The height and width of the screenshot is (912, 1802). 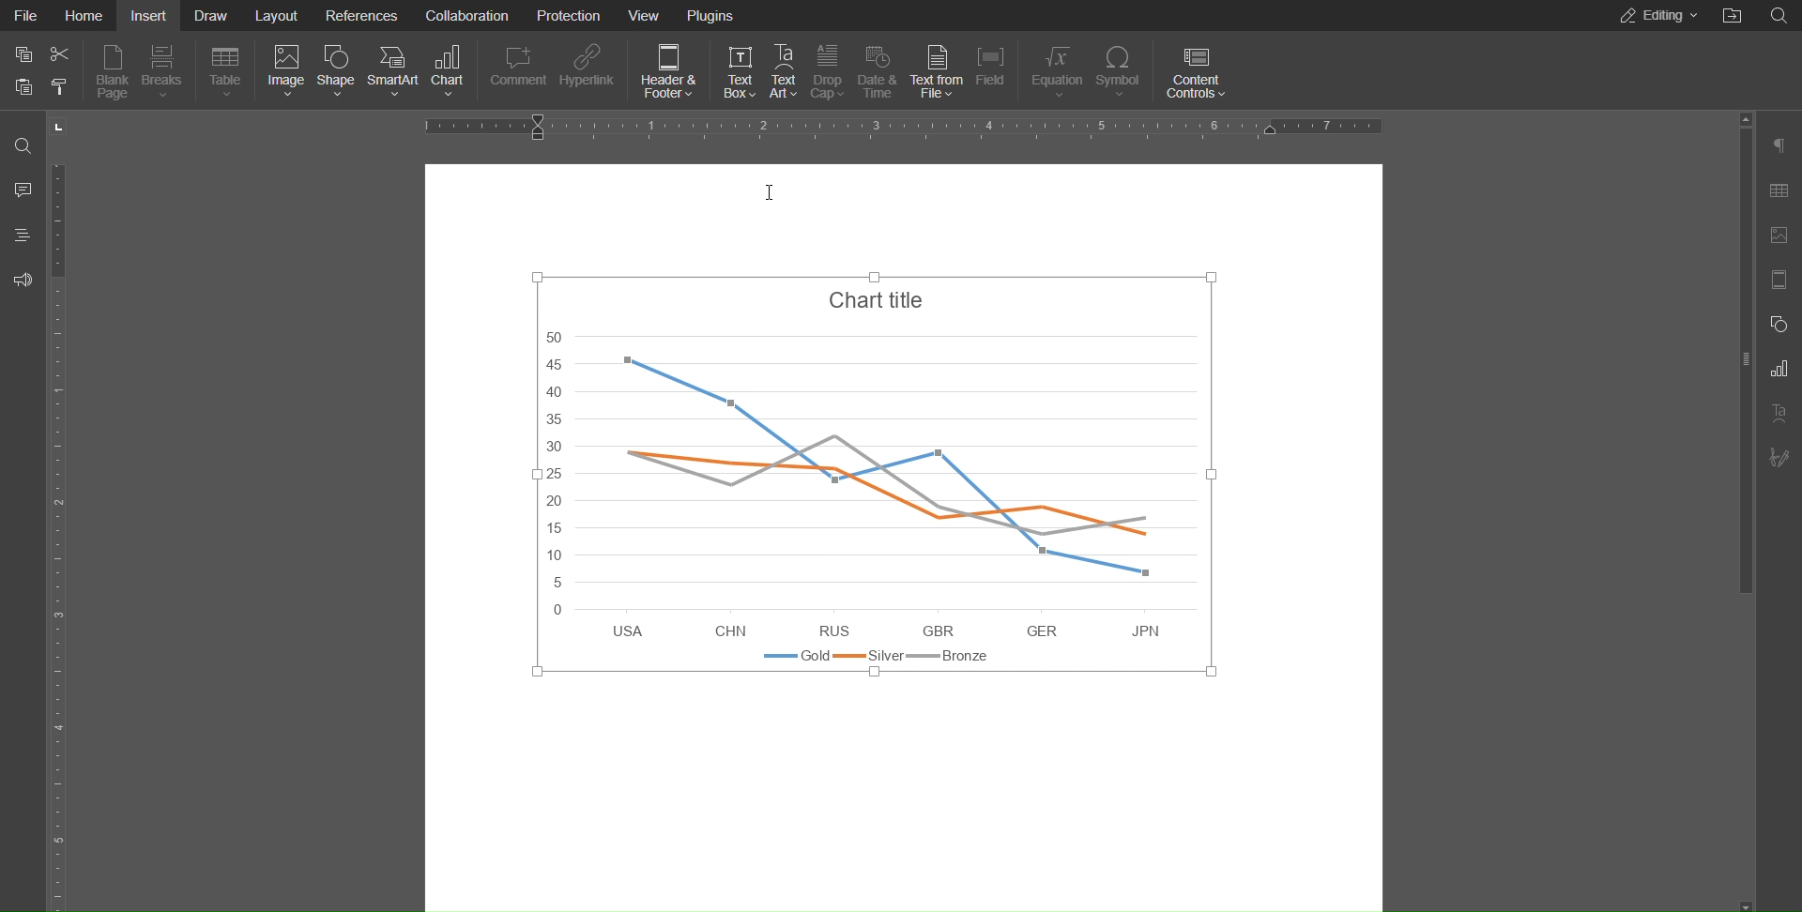 What do you see at coordinates (736, 403) in the screenshot?
I see `Highlighted Point` at bounding box center [736, 403].